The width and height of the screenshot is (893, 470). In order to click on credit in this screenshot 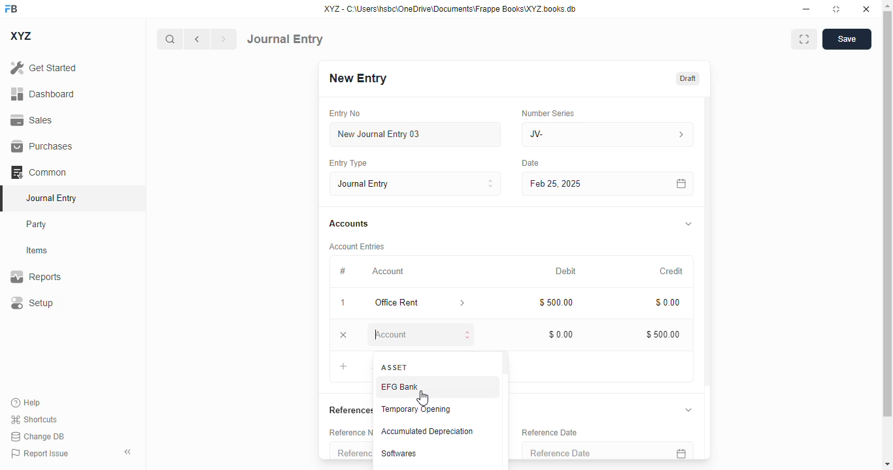, I will do `click(670, 272)`.